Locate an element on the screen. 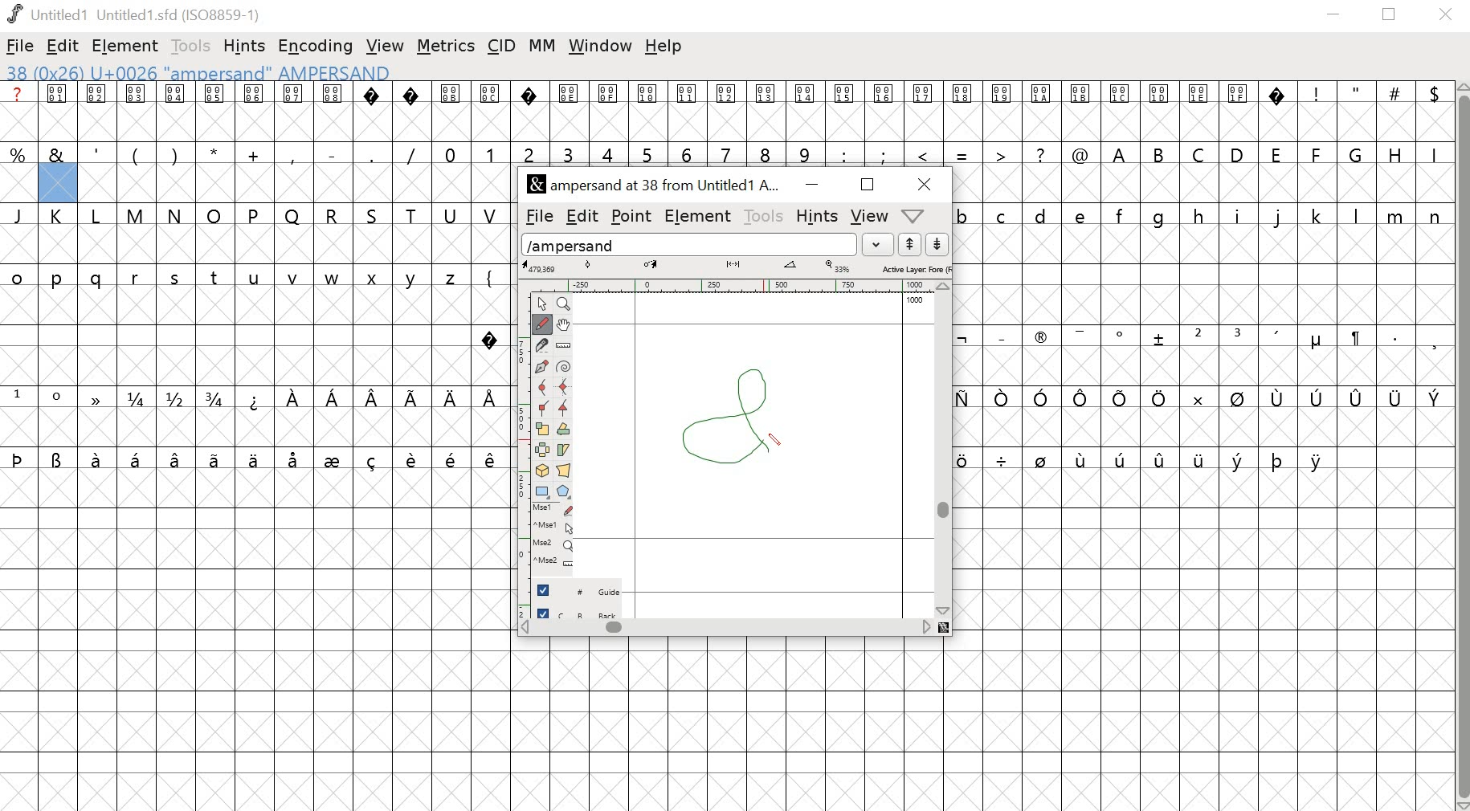  Symbol is located at coordinates (1122, 336).